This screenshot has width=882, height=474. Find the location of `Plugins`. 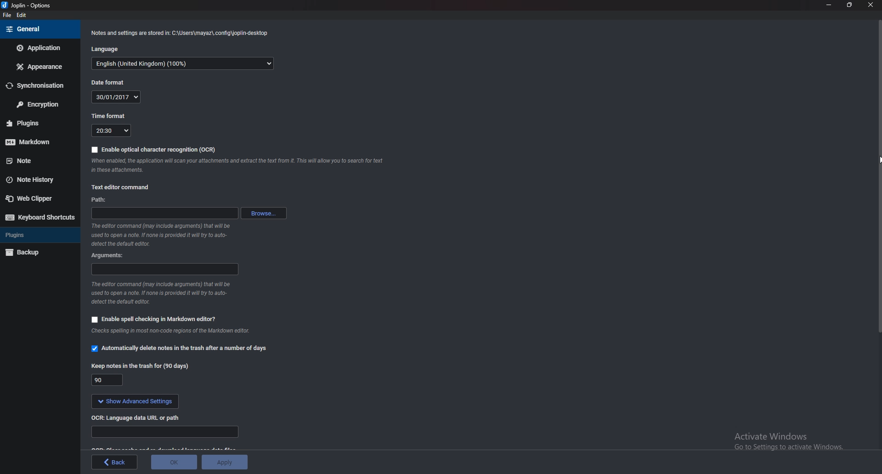

Plugins is located at coordinates (28, 124).